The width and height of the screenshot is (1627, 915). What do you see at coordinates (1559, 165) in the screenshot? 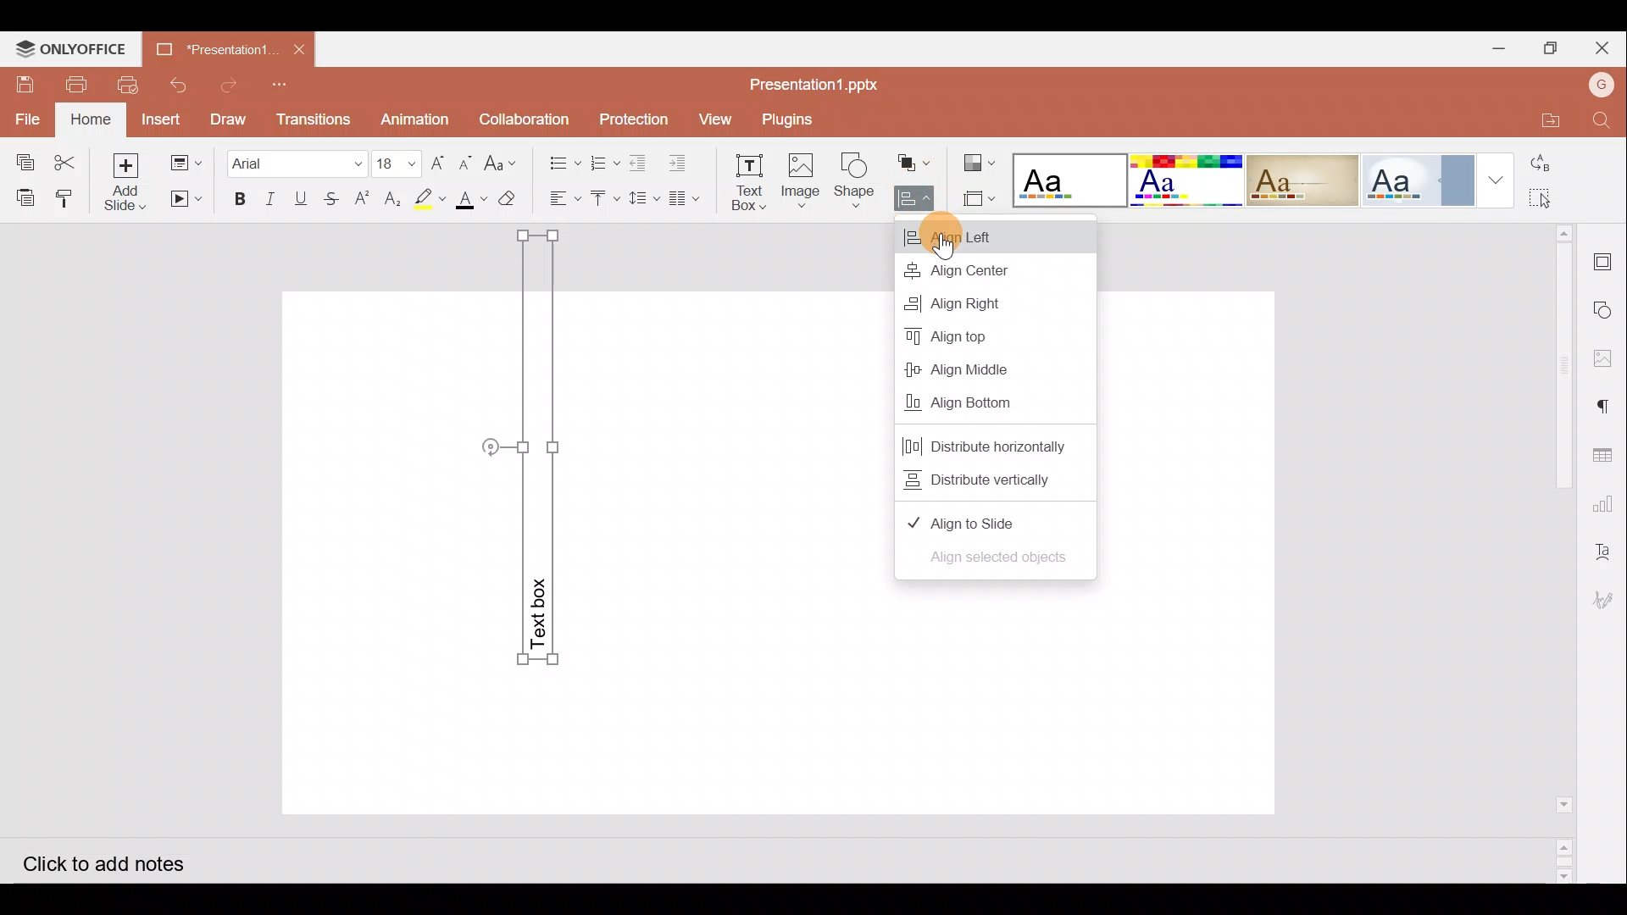
I see `Replace` at bounding box center [1559, 165].